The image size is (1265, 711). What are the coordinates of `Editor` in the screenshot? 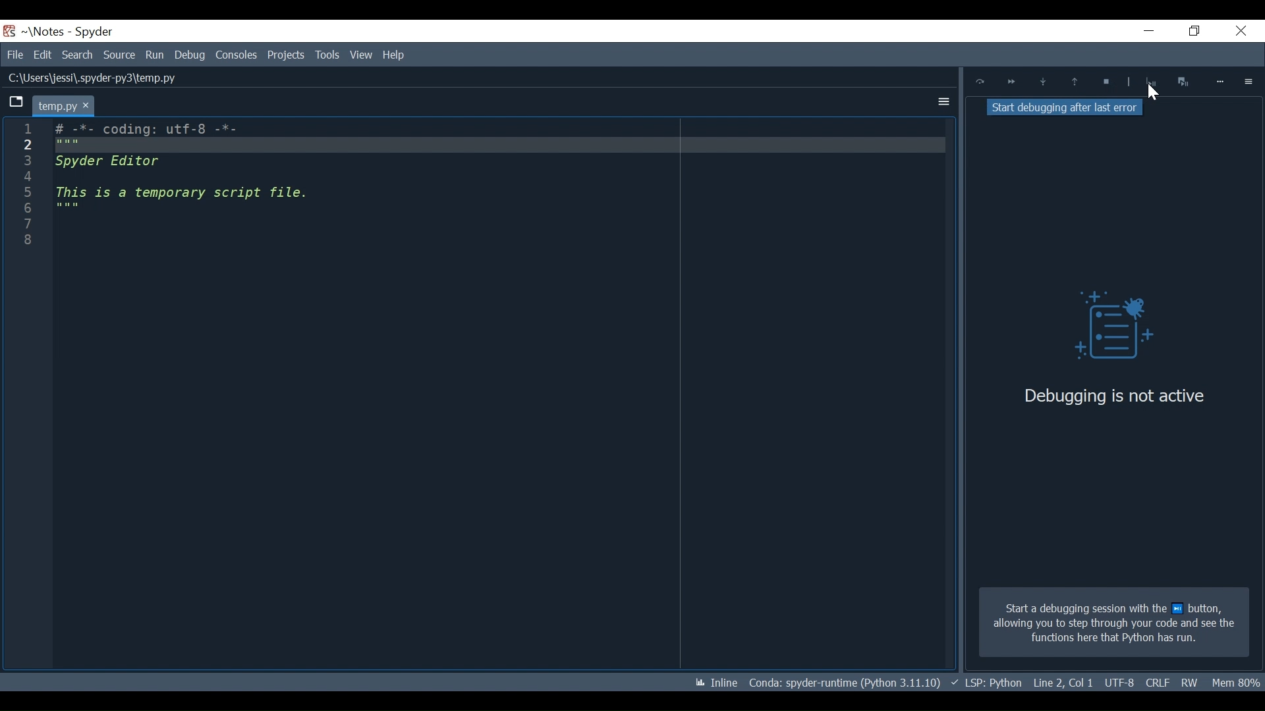 It's located at (233, 170).